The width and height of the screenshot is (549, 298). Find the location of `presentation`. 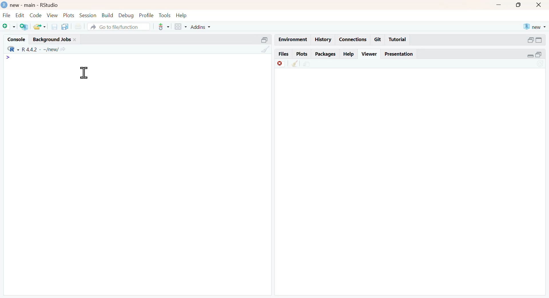

presentation is located at coordinates (399, 54).